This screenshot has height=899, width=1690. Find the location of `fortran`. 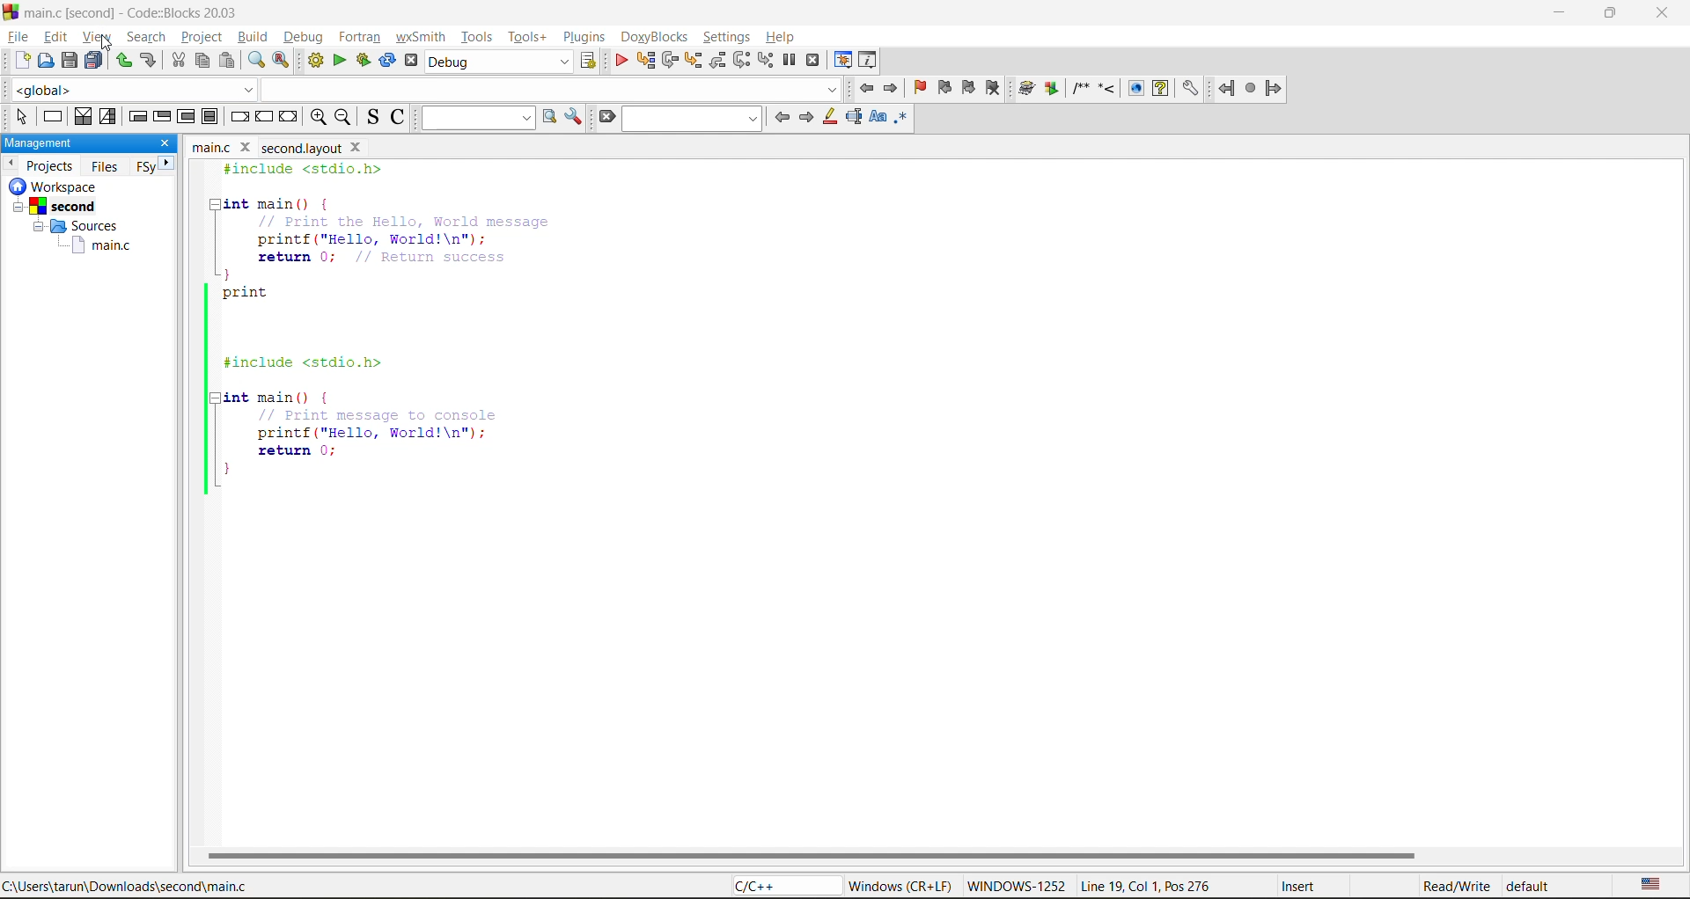

fortran is located at coordinates (1251, 91).